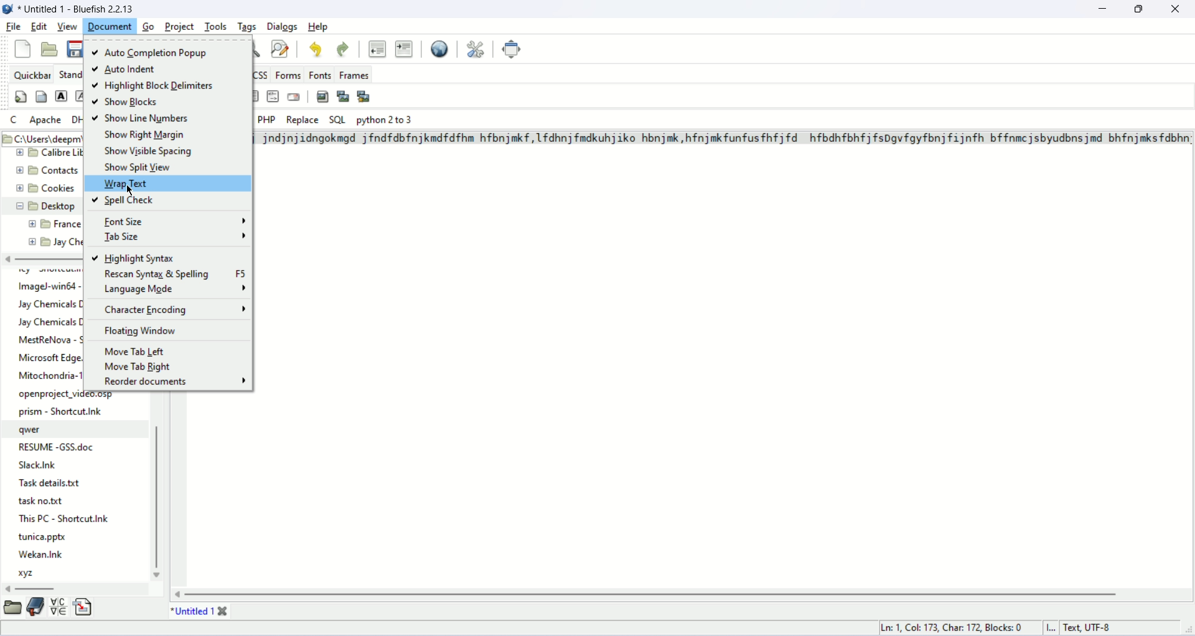 This screenshot has height=636, width=1195. I want to click on C, so click(14, 119).